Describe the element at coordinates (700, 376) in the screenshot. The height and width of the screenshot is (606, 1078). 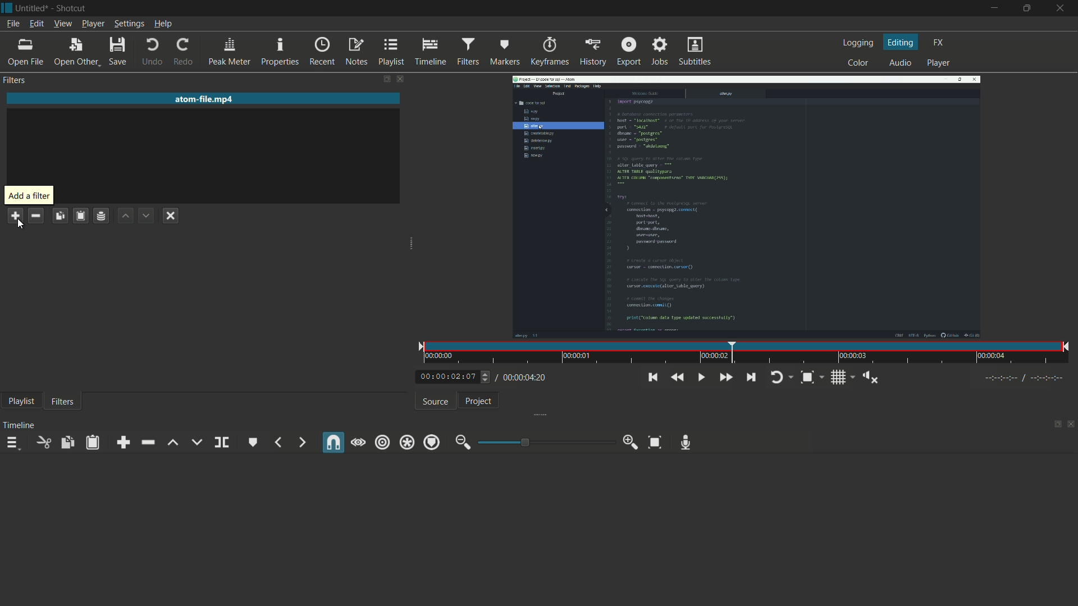
I see `toggle play or pause` at that location.